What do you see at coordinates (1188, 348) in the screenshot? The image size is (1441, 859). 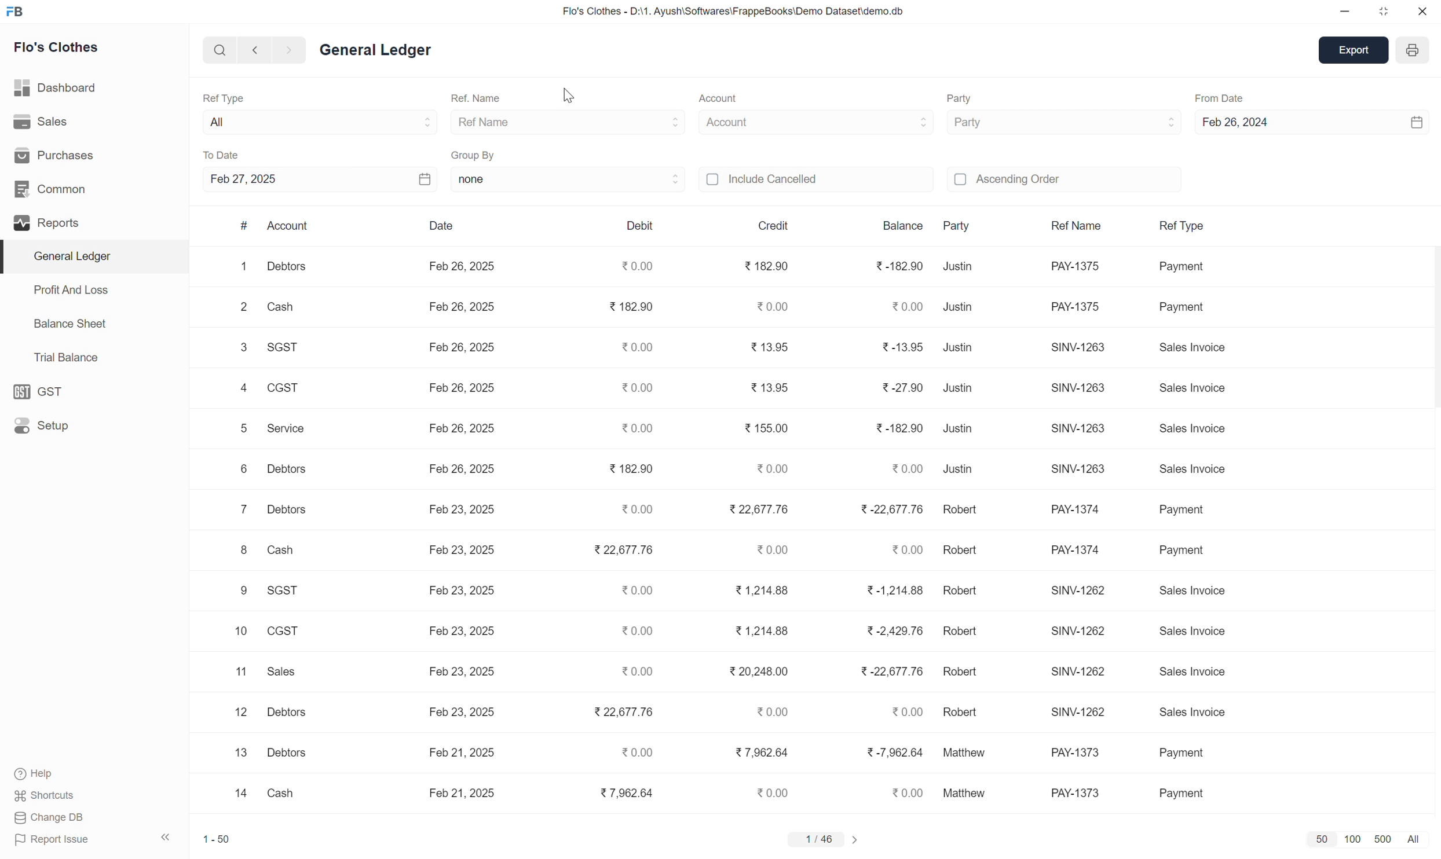 I see `sales invoice` at bounding box center [1188, 348].